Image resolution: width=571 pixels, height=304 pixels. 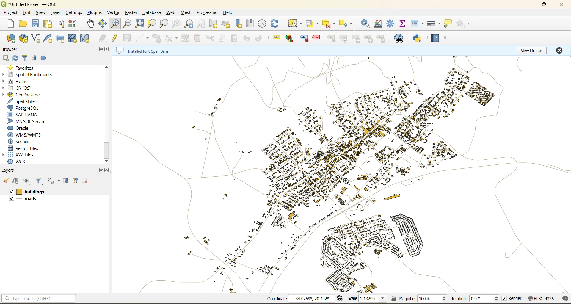 What do you see at coordinates (475, 299) in the screenshot?
I see `rotation` at bounding box center [475, 299].